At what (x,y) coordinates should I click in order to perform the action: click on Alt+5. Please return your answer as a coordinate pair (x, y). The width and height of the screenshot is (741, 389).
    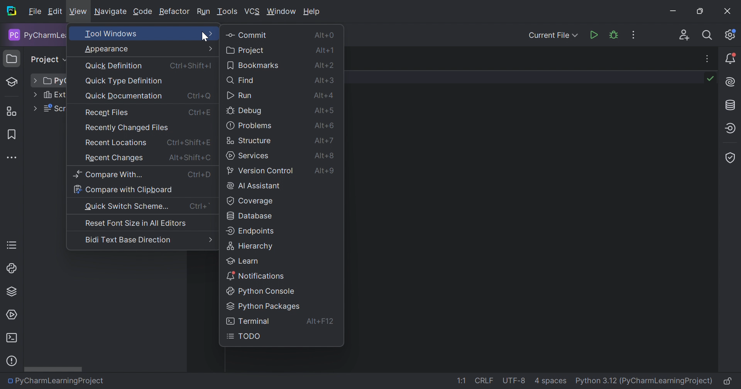
    Looking at the image, I should click on (324, 109).